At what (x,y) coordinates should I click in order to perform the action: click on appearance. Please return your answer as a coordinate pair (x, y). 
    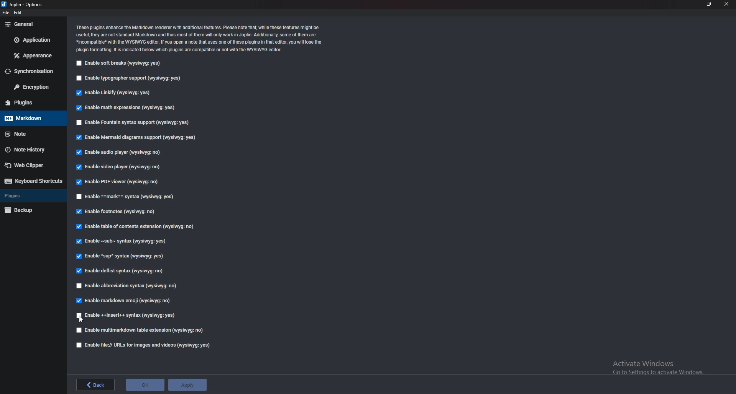
    Looking at the image, I should click on (31, 56).